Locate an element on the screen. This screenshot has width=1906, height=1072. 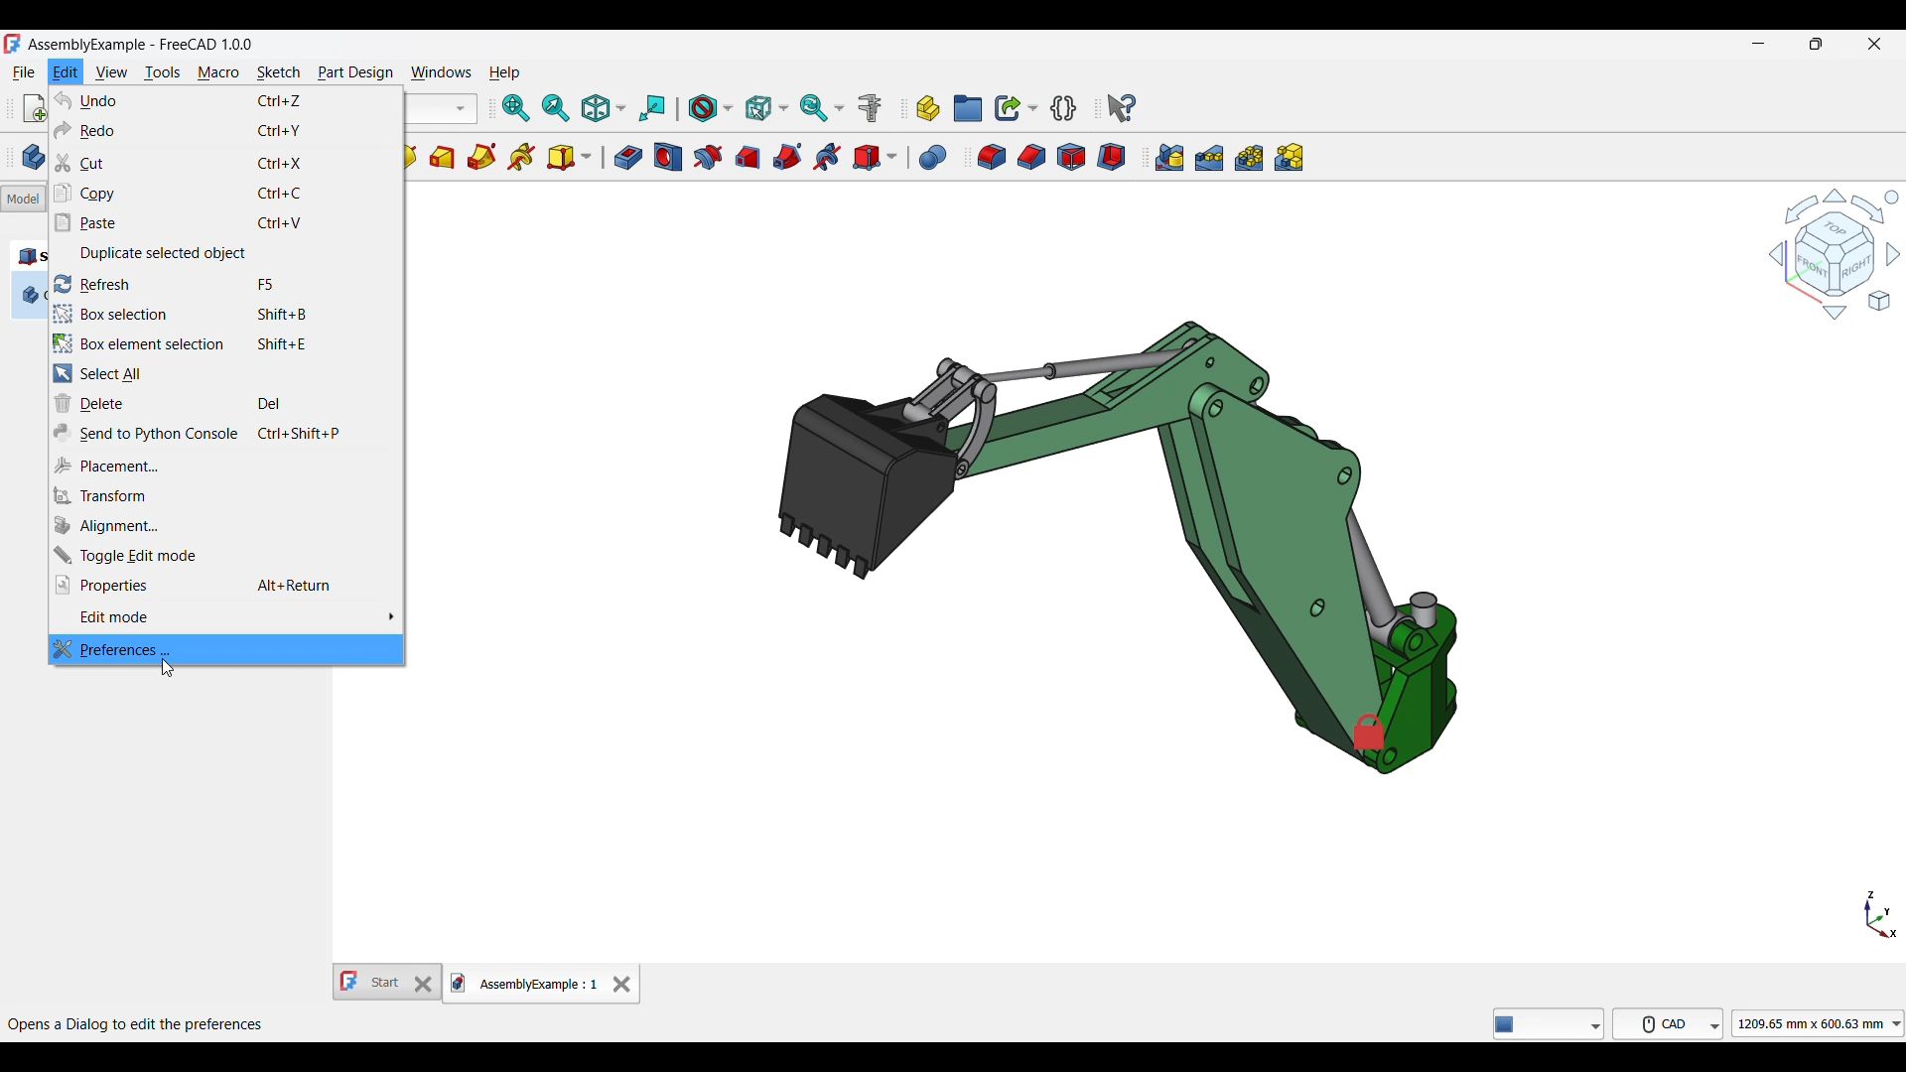
Select all is located at coordinates (226, 373).